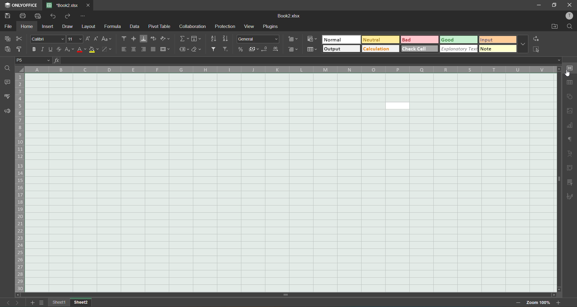 The image size is (577, 307). What do you see at coordinates (96, 39) in the screenshot?
I see `decrement size` at bounding box center [96, 39].